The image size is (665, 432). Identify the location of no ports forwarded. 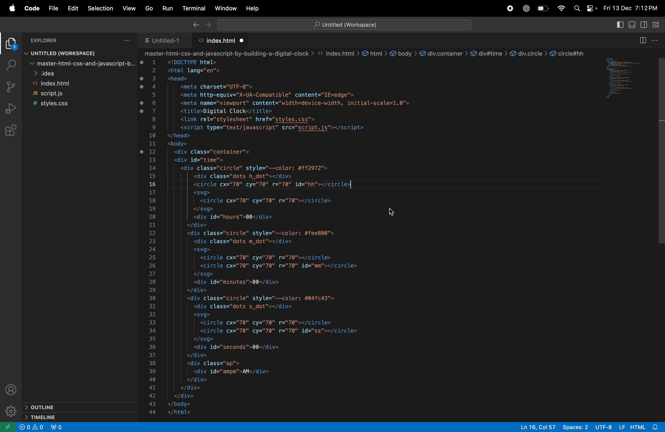
(58, 427).